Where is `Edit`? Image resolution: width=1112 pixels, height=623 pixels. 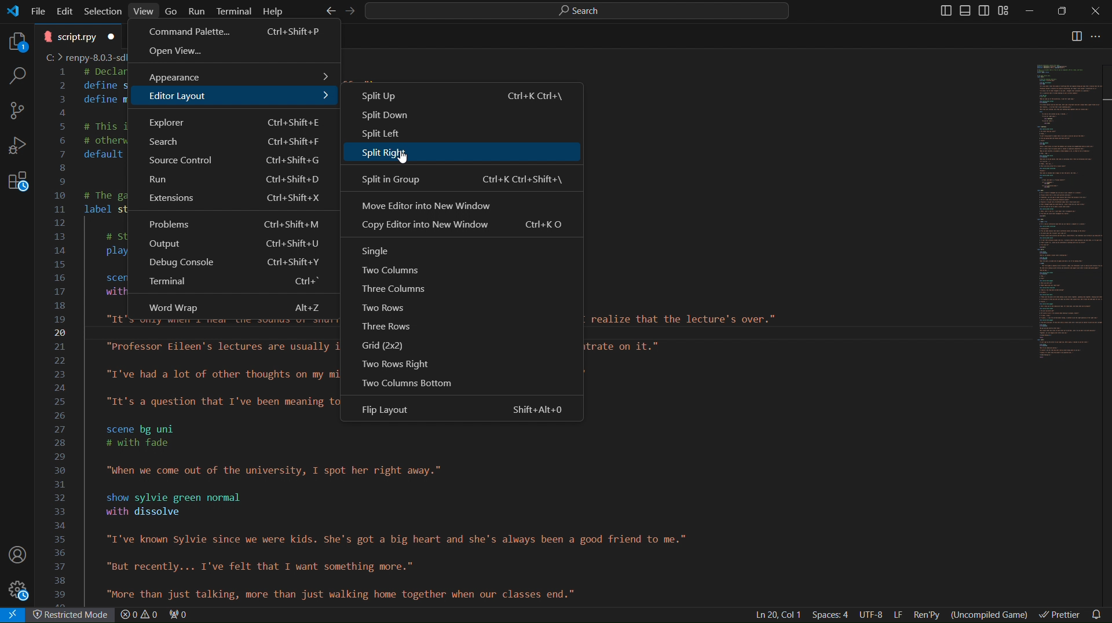 Edit is located at coordinates (67, 10).